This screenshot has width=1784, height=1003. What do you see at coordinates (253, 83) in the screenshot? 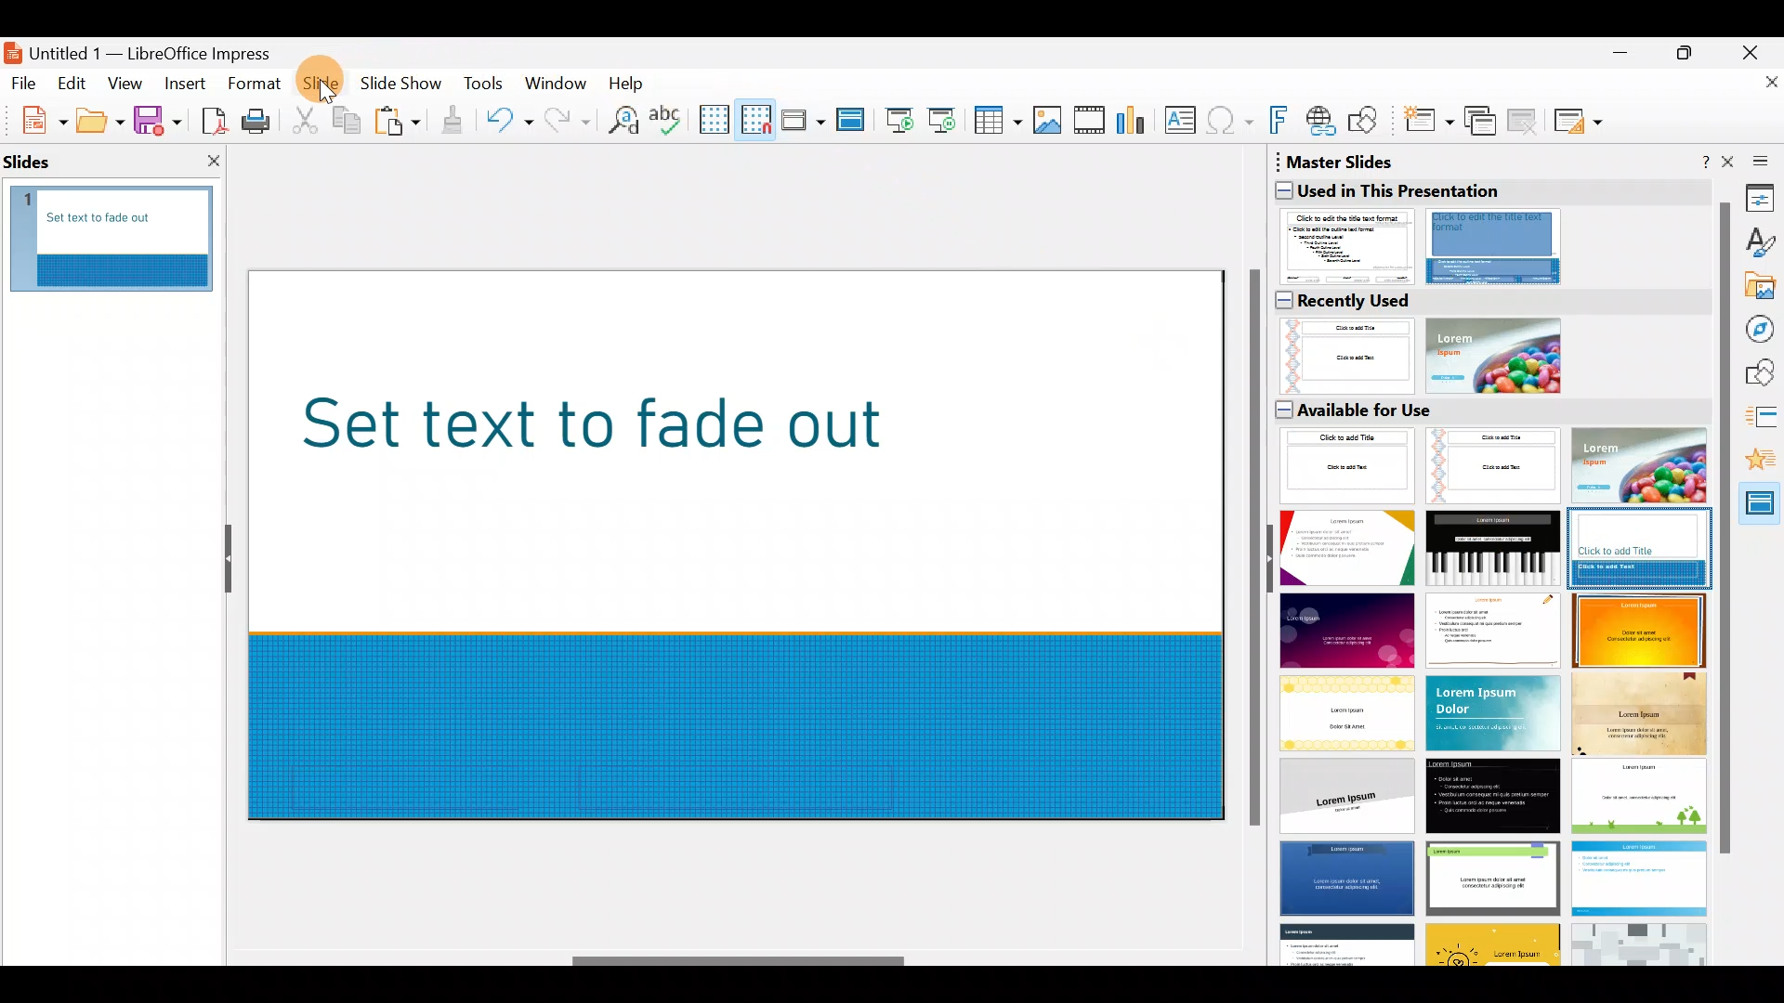
I see `Format` at bounding box center [253, 83].